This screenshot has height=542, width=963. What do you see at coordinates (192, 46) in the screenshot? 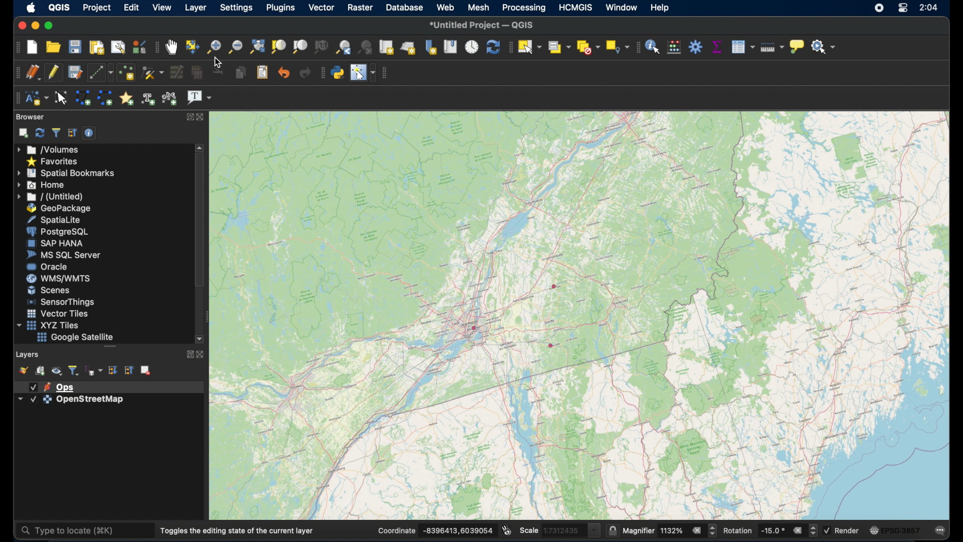
I see `pan map to selection ` at bounding box center [192, 46].